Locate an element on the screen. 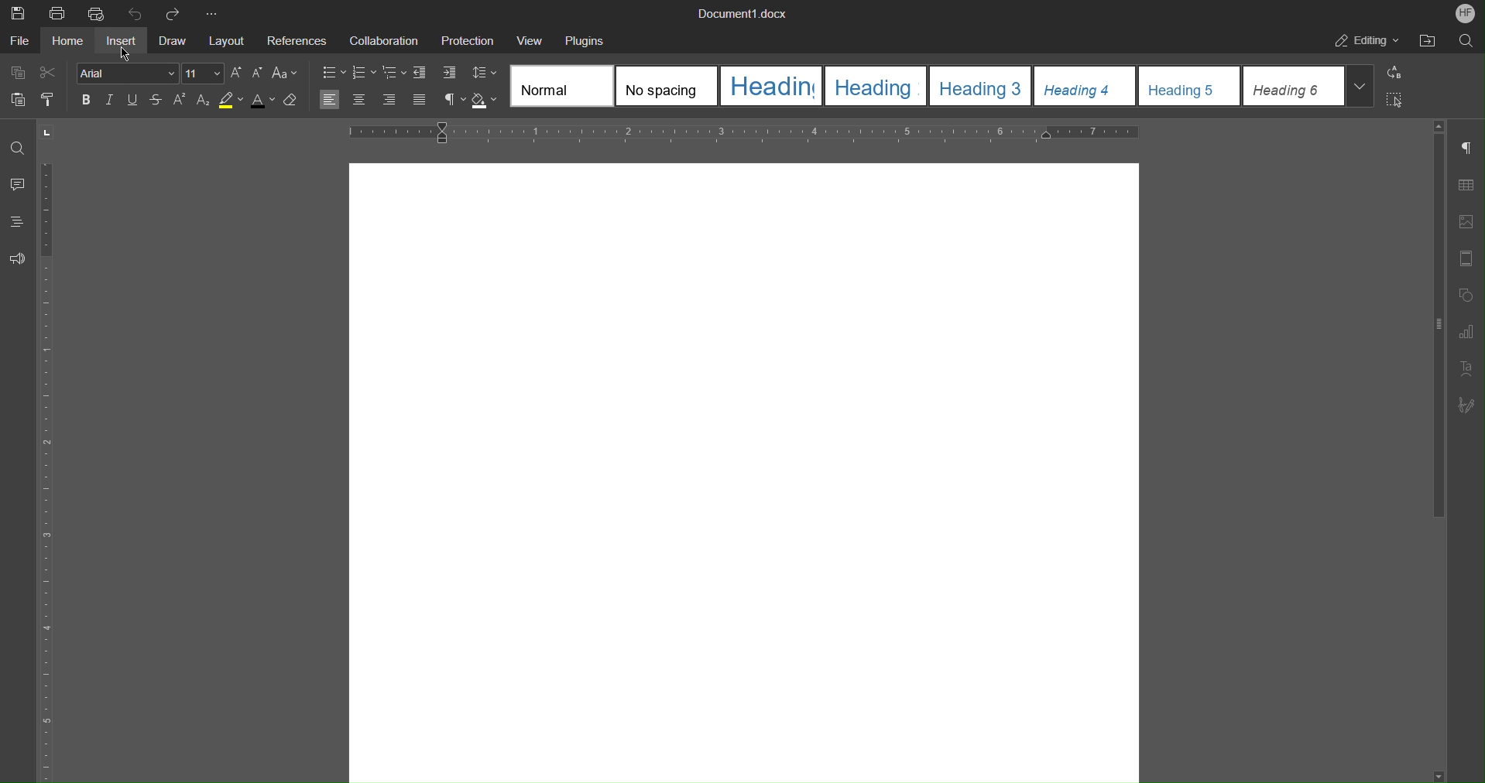  Insert Image is located at coordinates (1470, 221).